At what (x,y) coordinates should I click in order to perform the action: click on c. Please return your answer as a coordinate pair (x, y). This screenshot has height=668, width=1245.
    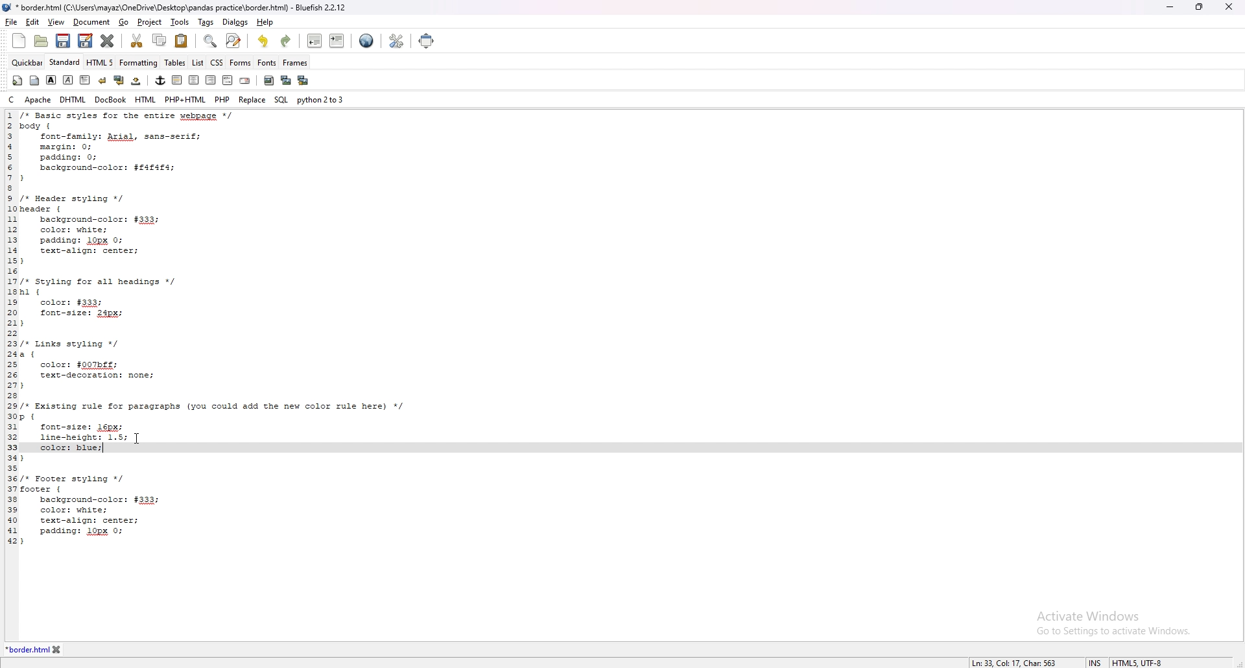
    Looking at the image, I should click on (12, 100).